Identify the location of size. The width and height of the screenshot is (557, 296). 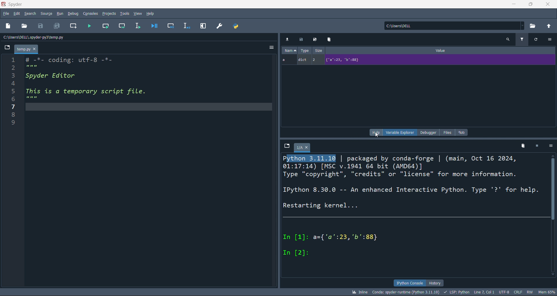
(319, 51).